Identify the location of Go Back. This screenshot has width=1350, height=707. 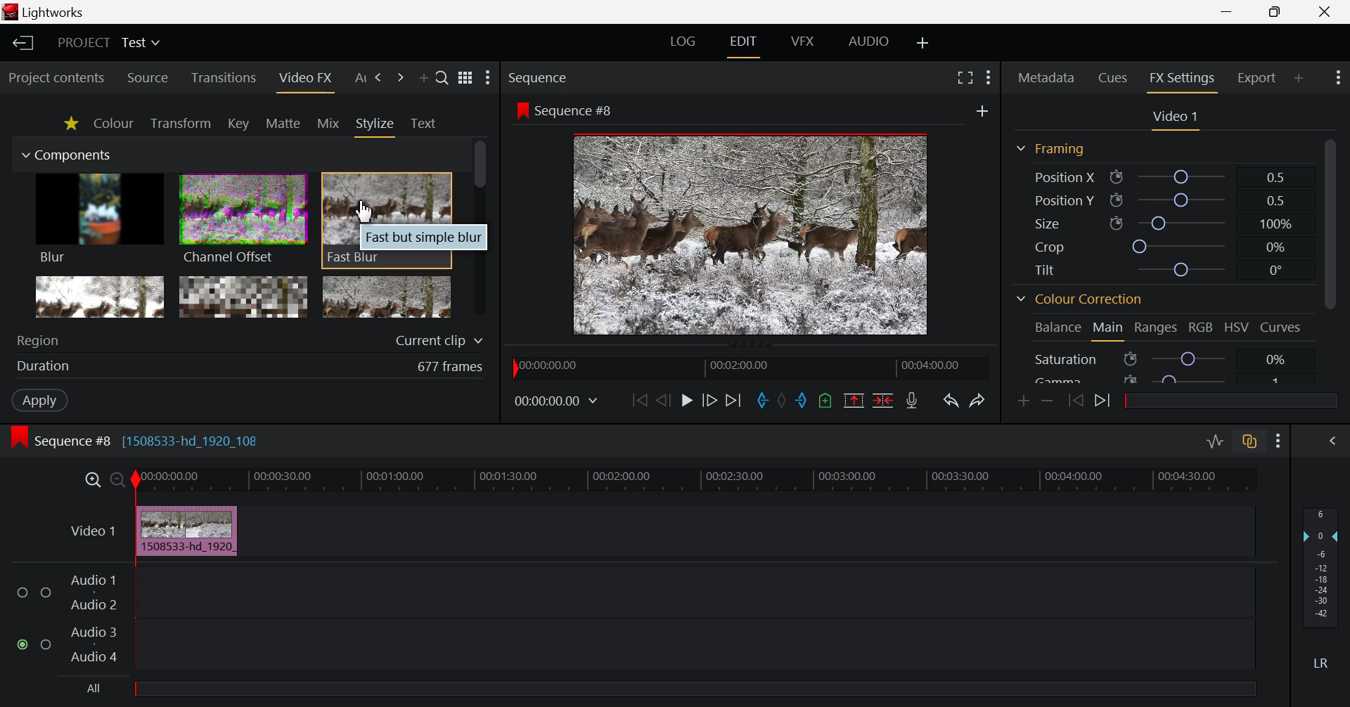
(663, 401).